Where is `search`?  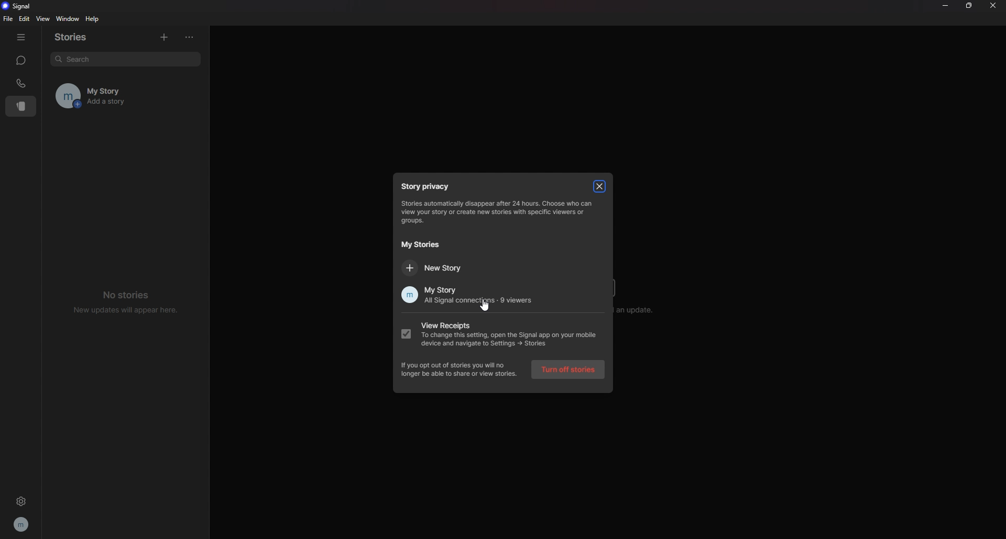 search is located at coordinates (121, 59).